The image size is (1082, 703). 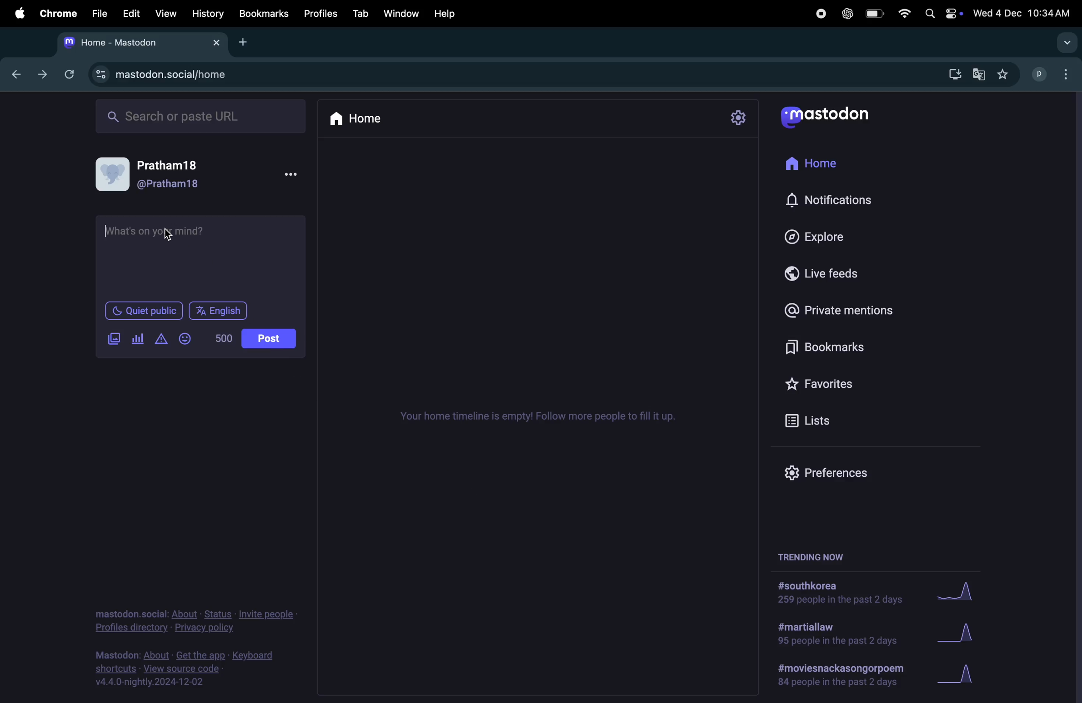 I want to click on apple menu, so click(x=15, y=13).